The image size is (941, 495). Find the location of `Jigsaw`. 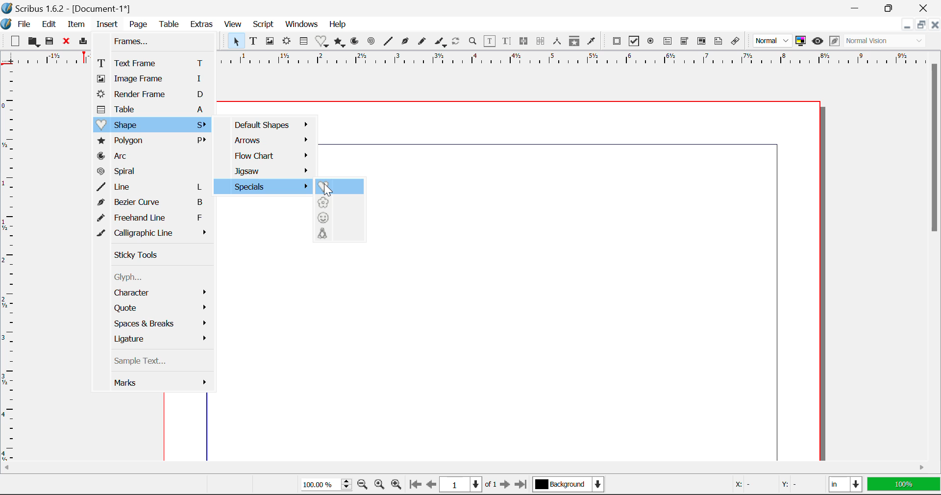

Jigsaw is located at coordinates (265, 171).